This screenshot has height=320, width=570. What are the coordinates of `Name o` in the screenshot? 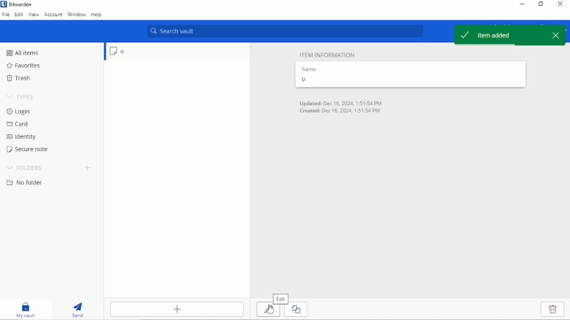 It's located at (310, 75).